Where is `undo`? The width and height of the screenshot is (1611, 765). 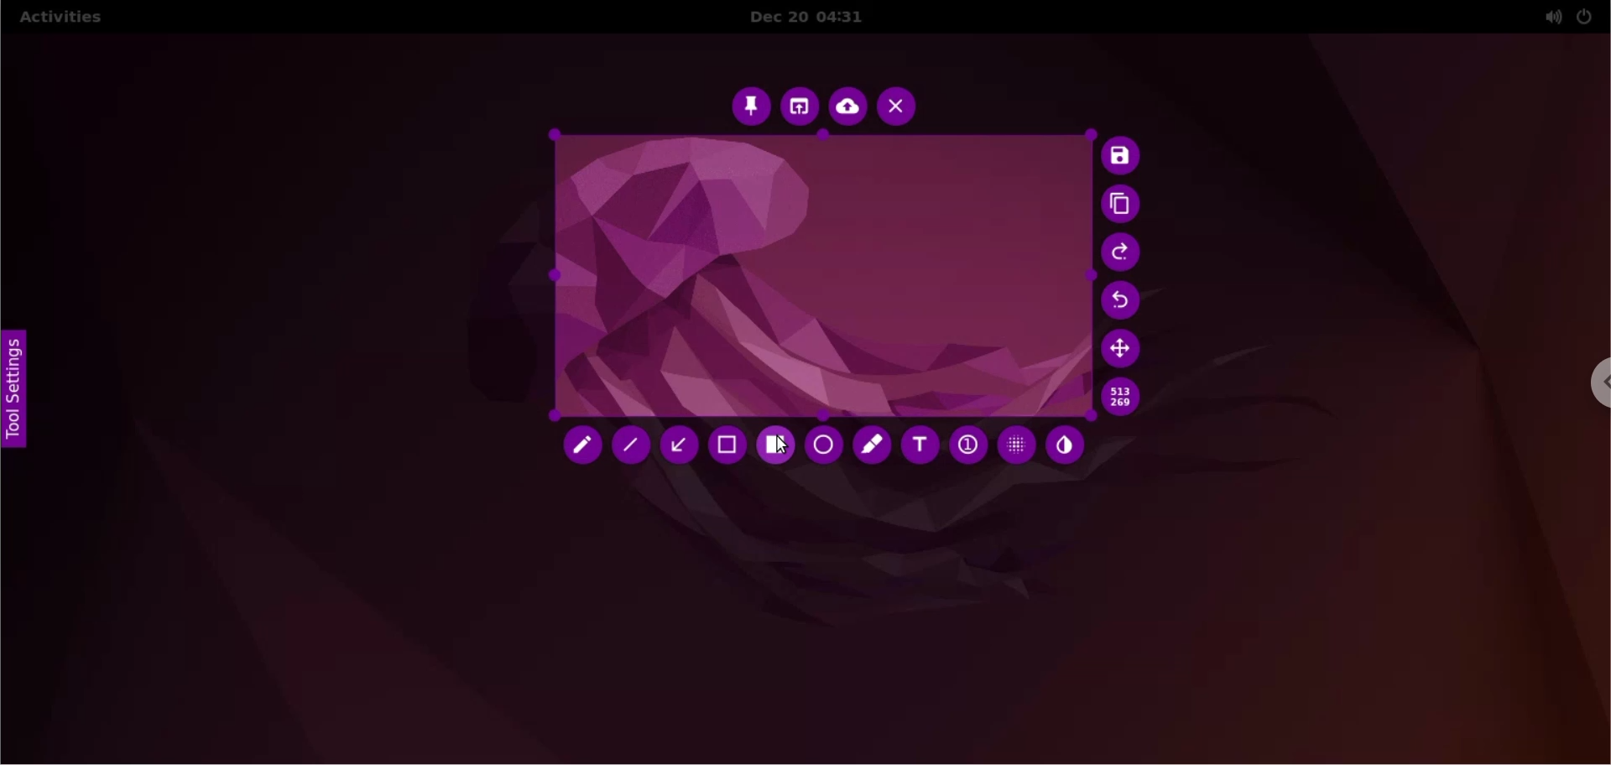
undo is located at coordinates (1122, 300).